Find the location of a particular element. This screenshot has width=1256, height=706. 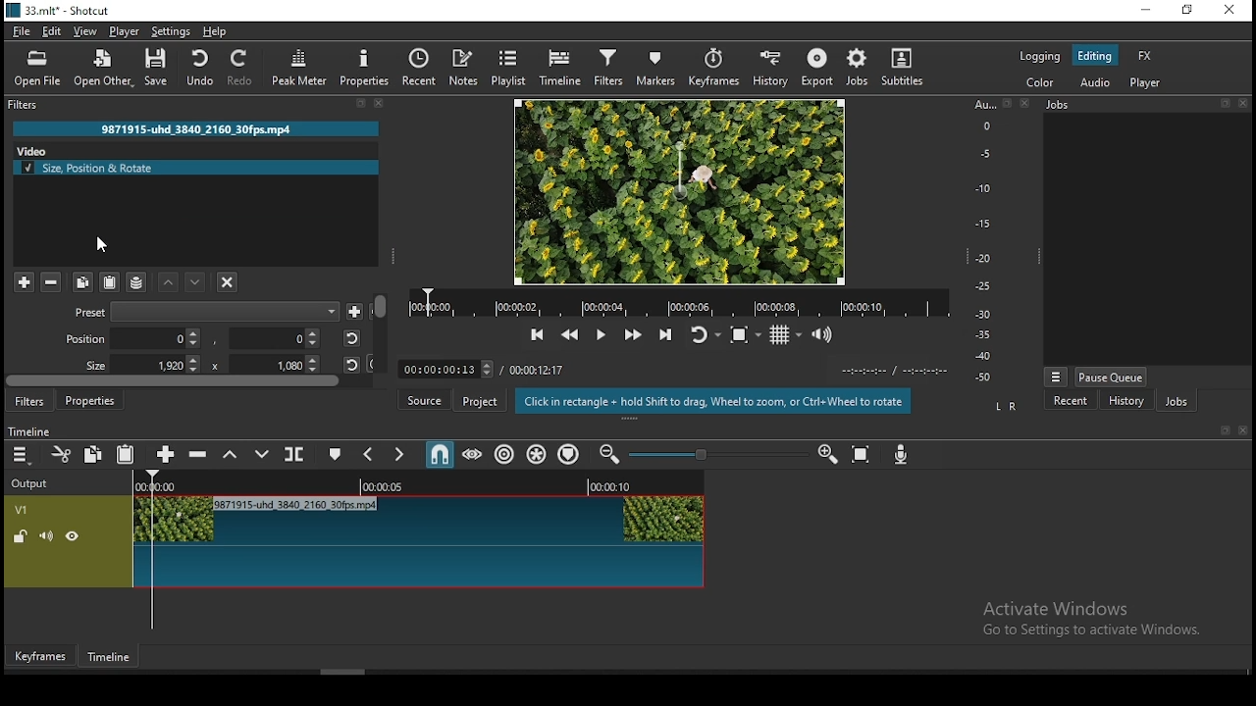

size position and rotate is located at coordinates (195, 168).